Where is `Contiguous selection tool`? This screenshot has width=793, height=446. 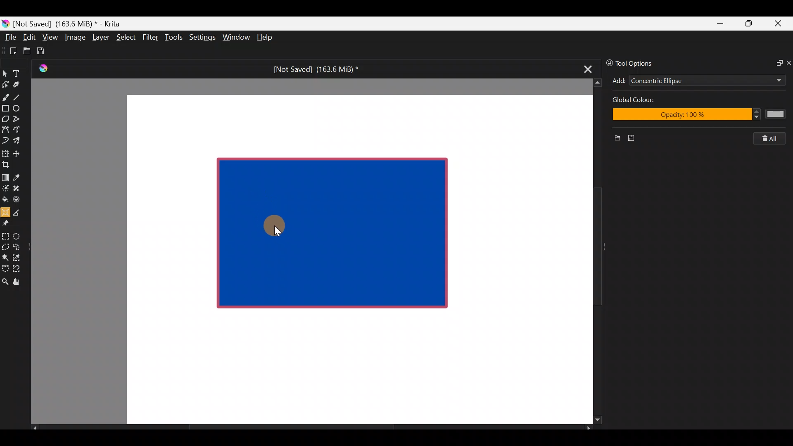
Contiguous selection tool is located at coordinates (5, 255).